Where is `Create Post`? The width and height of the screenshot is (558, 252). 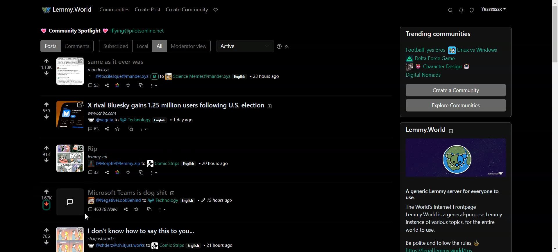
Create Post is located at coordinates (148, 9).